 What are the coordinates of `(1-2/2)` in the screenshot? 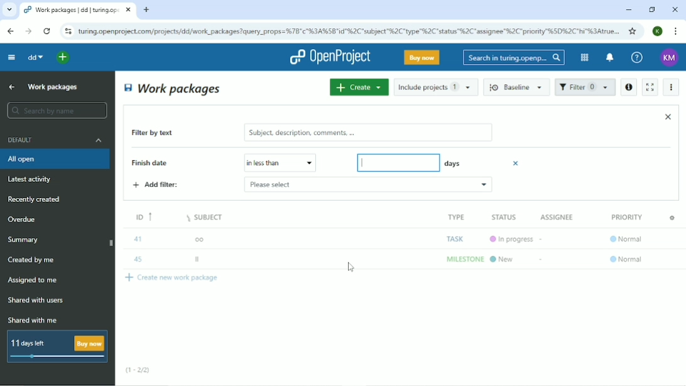 It's located at (138, 370).